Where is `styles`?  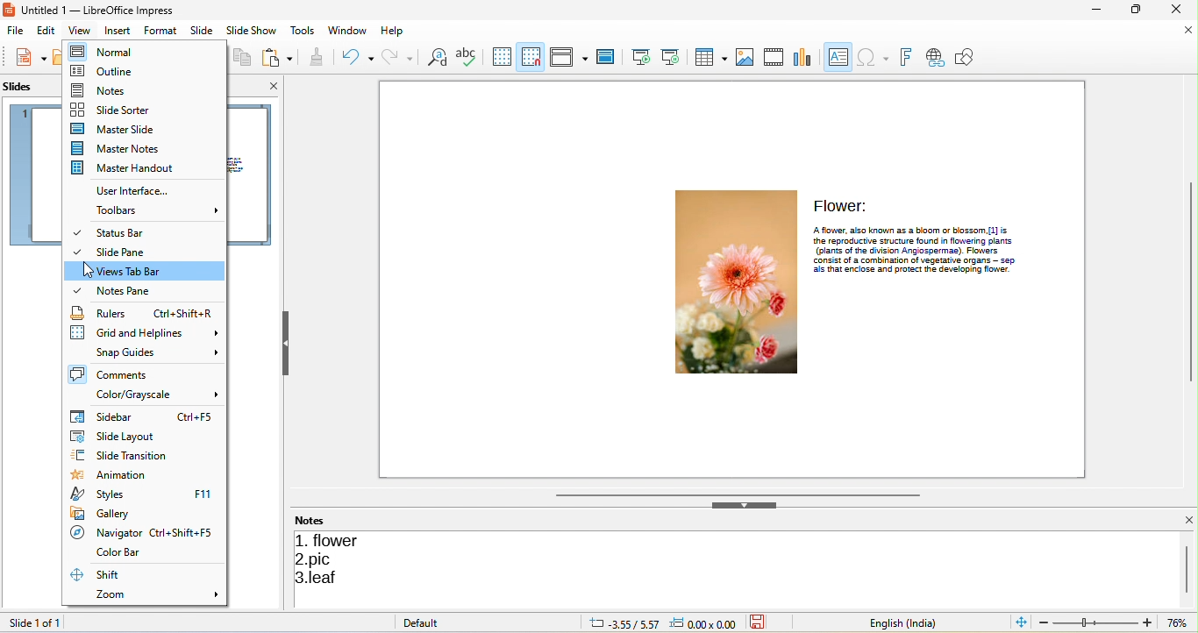 styles is located at coordinates (146, 494).